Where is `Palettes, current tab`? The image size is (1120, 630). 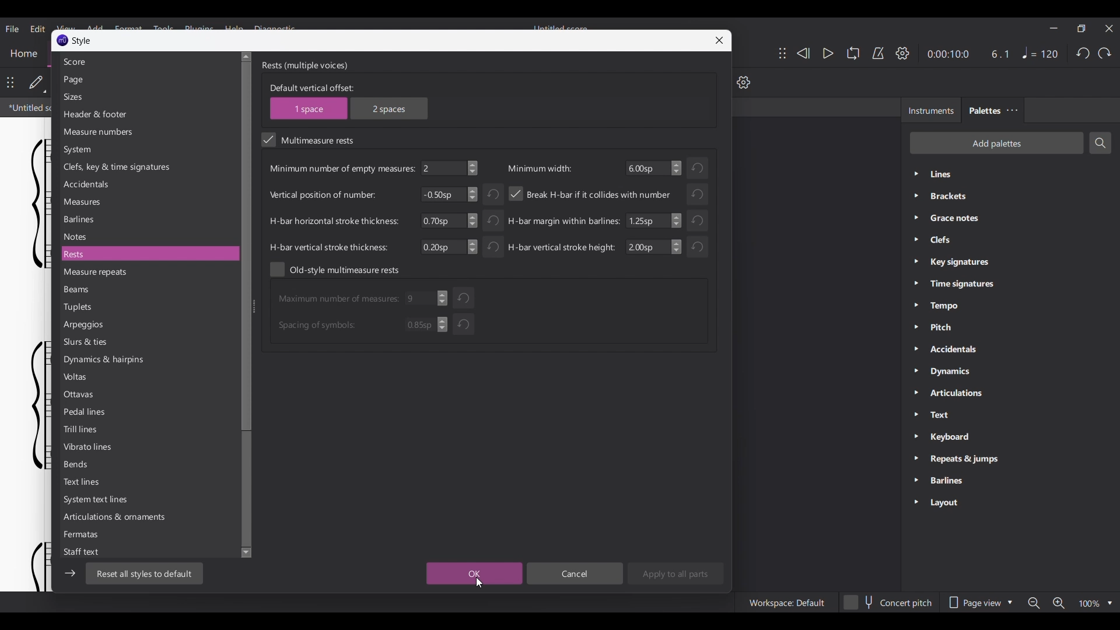
Palettes, current tab is located at coordinates (984, 110).